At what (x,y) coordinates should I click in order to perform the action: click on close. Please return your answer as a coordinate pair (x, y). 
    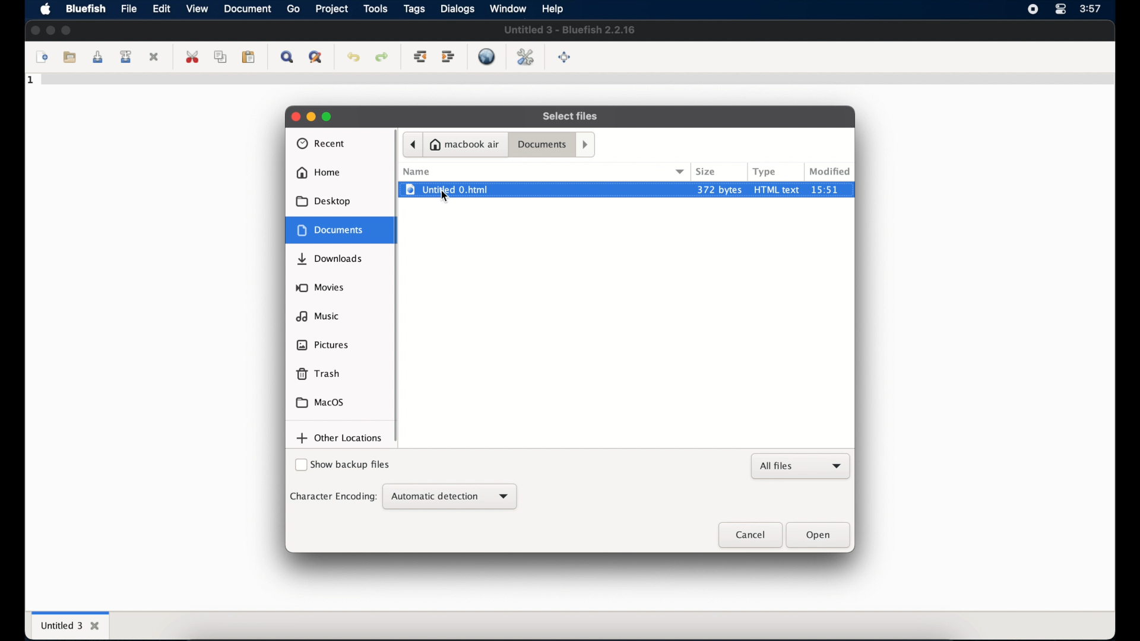
    Looking at the image, I should click on (34, 30).